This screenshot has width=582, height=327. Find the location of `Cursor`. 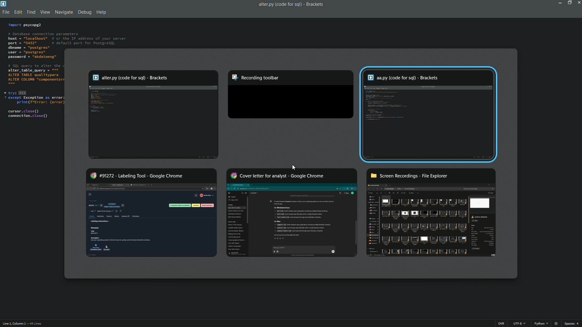

Cursor is located at coordinates (294, 167).